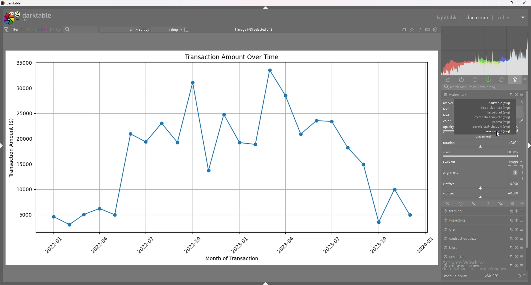  What do you see at coordinates (491, 276) in the screenshot?
I see `version` at bounding box center [491, 276].